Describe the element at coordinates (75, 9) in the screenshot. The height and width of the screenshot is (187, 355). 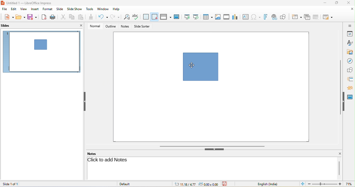
I see `slide show` at that location.